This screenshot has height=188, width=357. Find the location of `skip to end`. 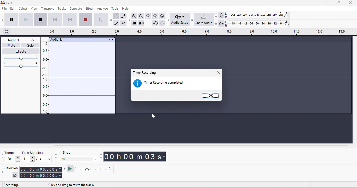

skip to end is located at coordinates (70, 20).